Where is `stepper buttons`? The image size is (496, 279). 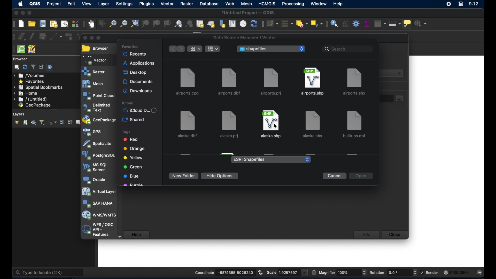
stepper buttons is located at coordinates (307, 160).